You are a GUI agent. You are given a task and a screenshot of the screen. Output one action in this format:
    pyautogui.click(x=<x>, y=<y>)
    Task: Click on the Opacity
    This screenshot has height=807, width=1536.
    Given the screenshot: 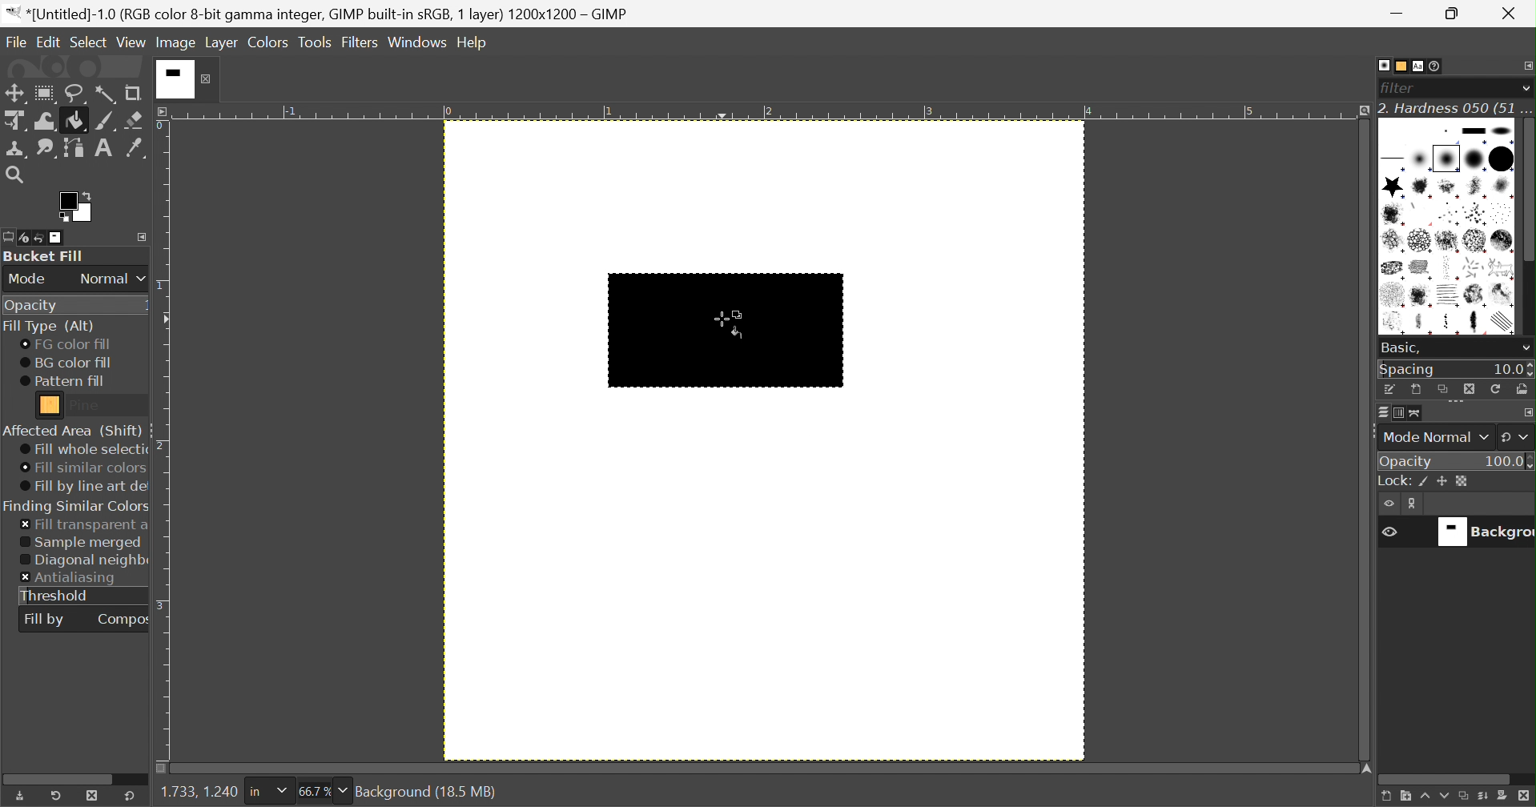 What is the action you would take?
    pyautogui.click(x=1408, y=461)
    